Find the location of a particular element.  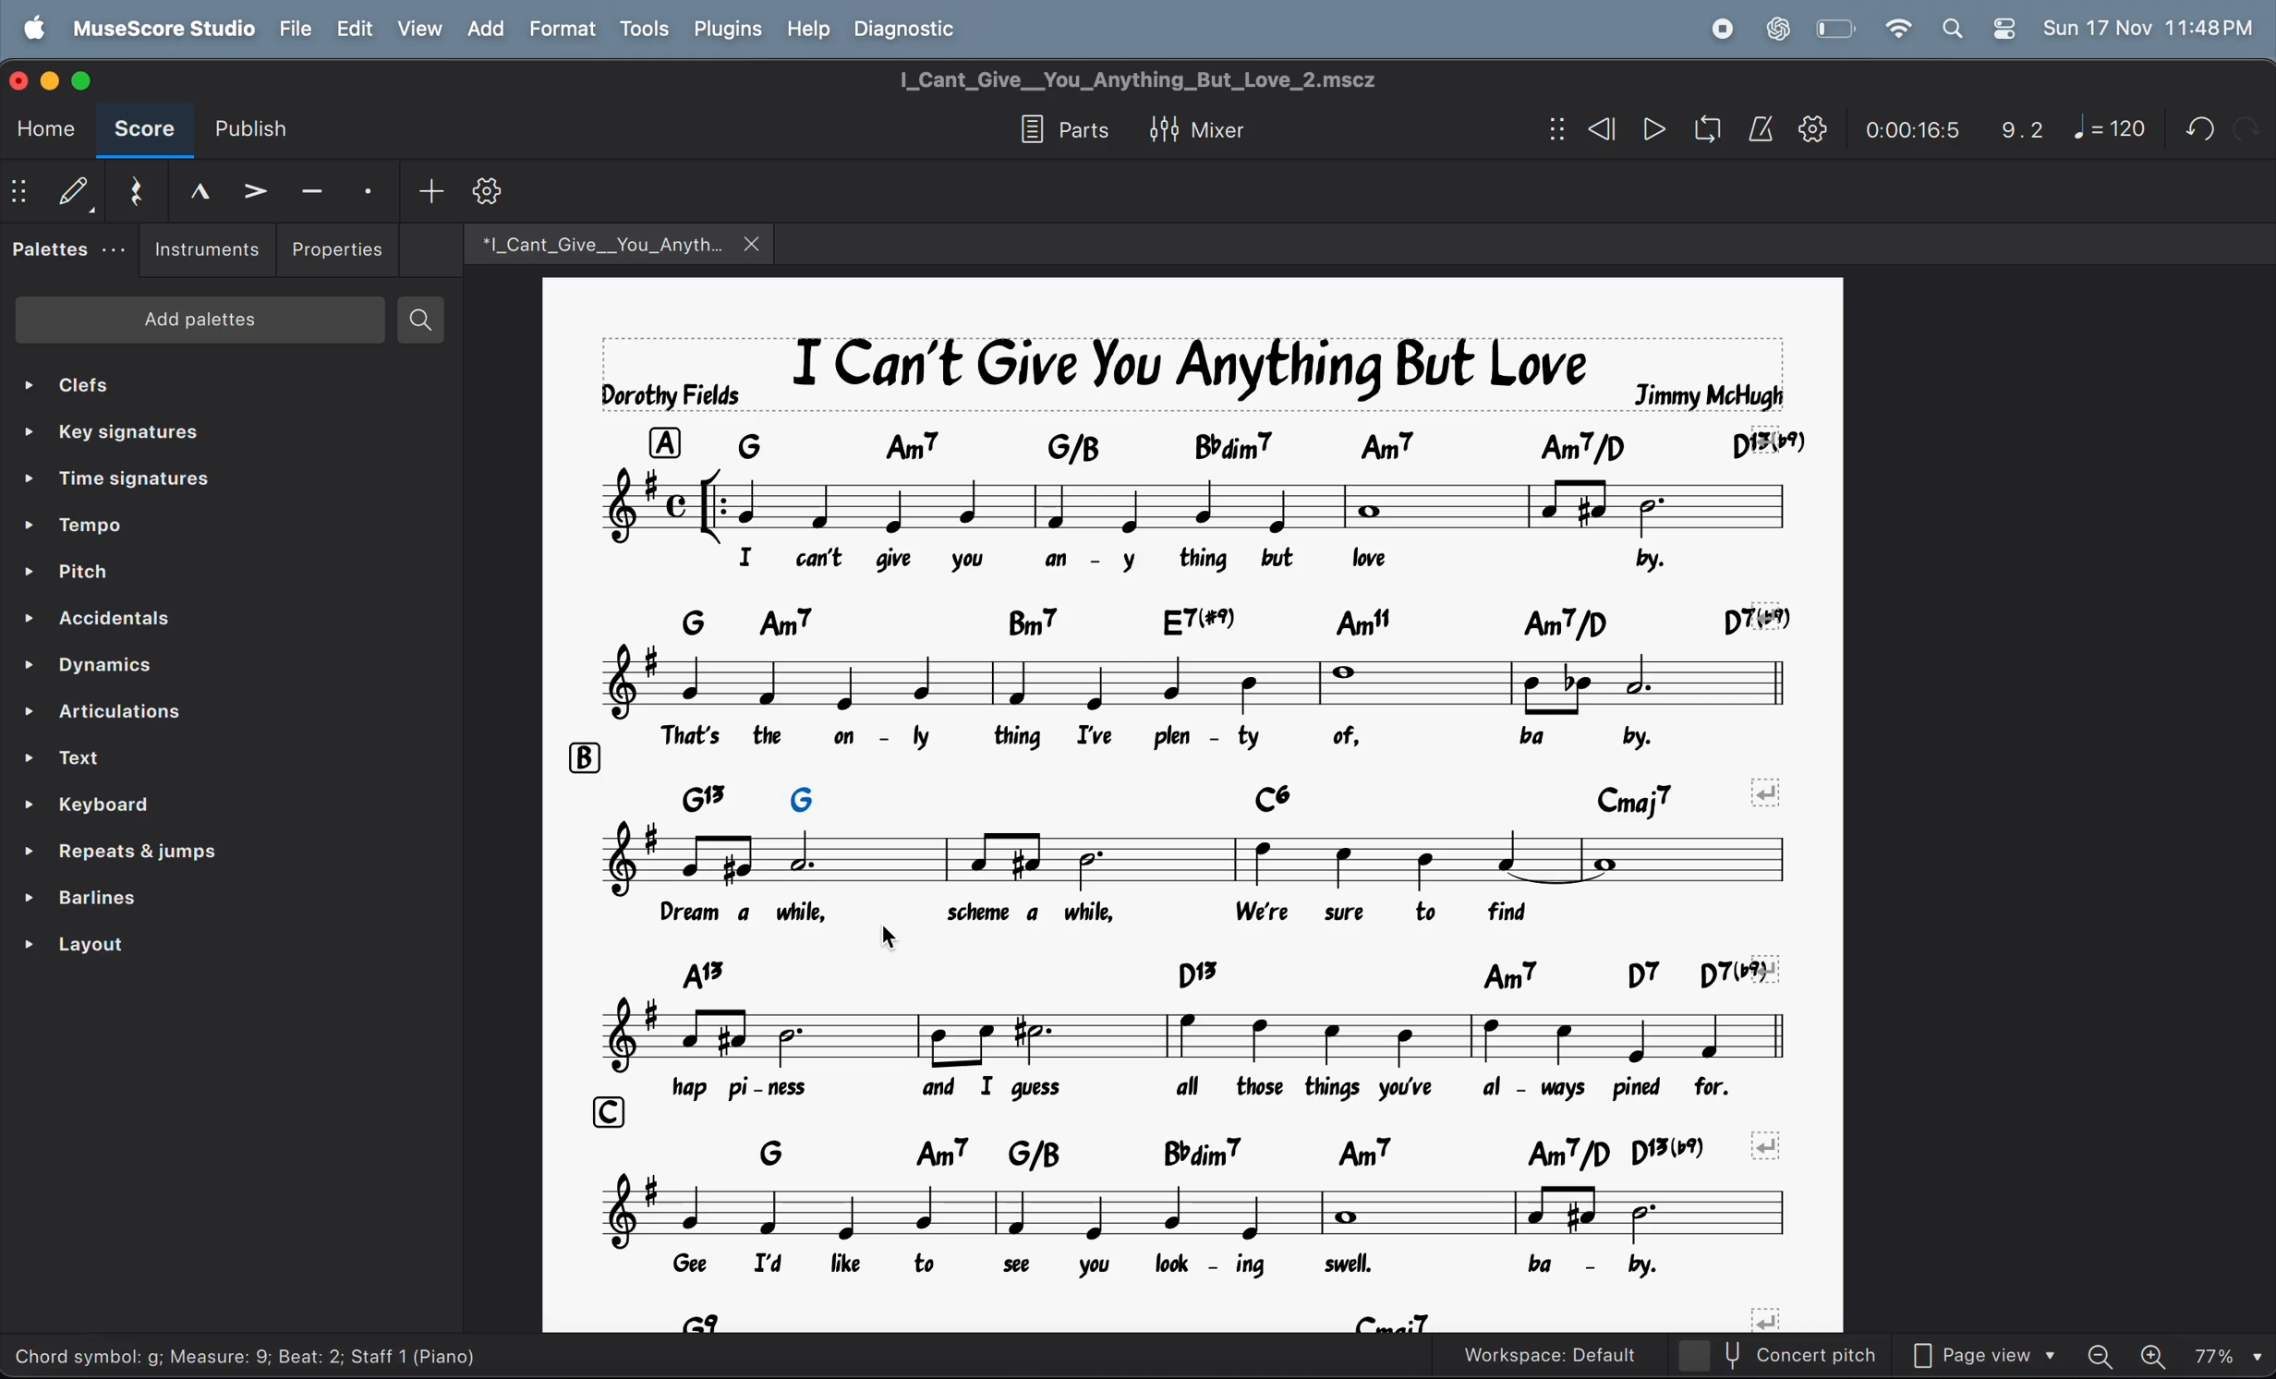

key signature is located at coordinates (217, 431).